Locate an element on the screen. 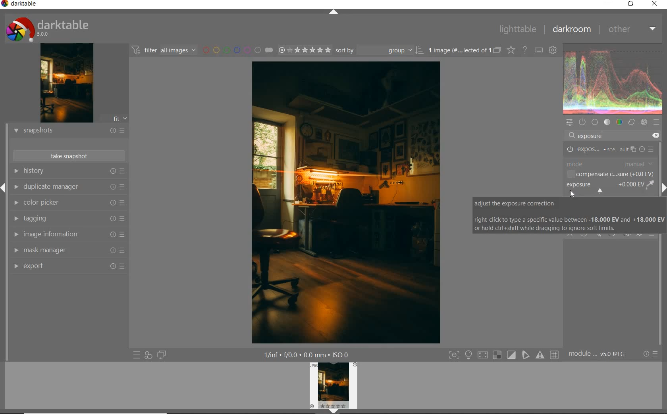 The width and height of the screenshot is (667, 414). delete is located at coordinates (655, 136).